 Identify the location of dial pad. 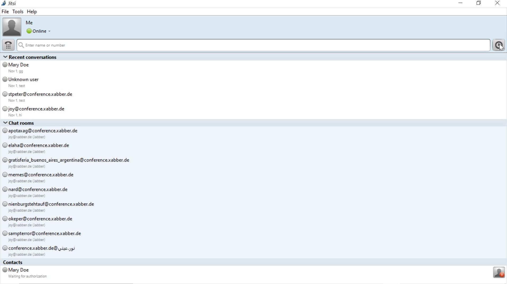
(8, 45).